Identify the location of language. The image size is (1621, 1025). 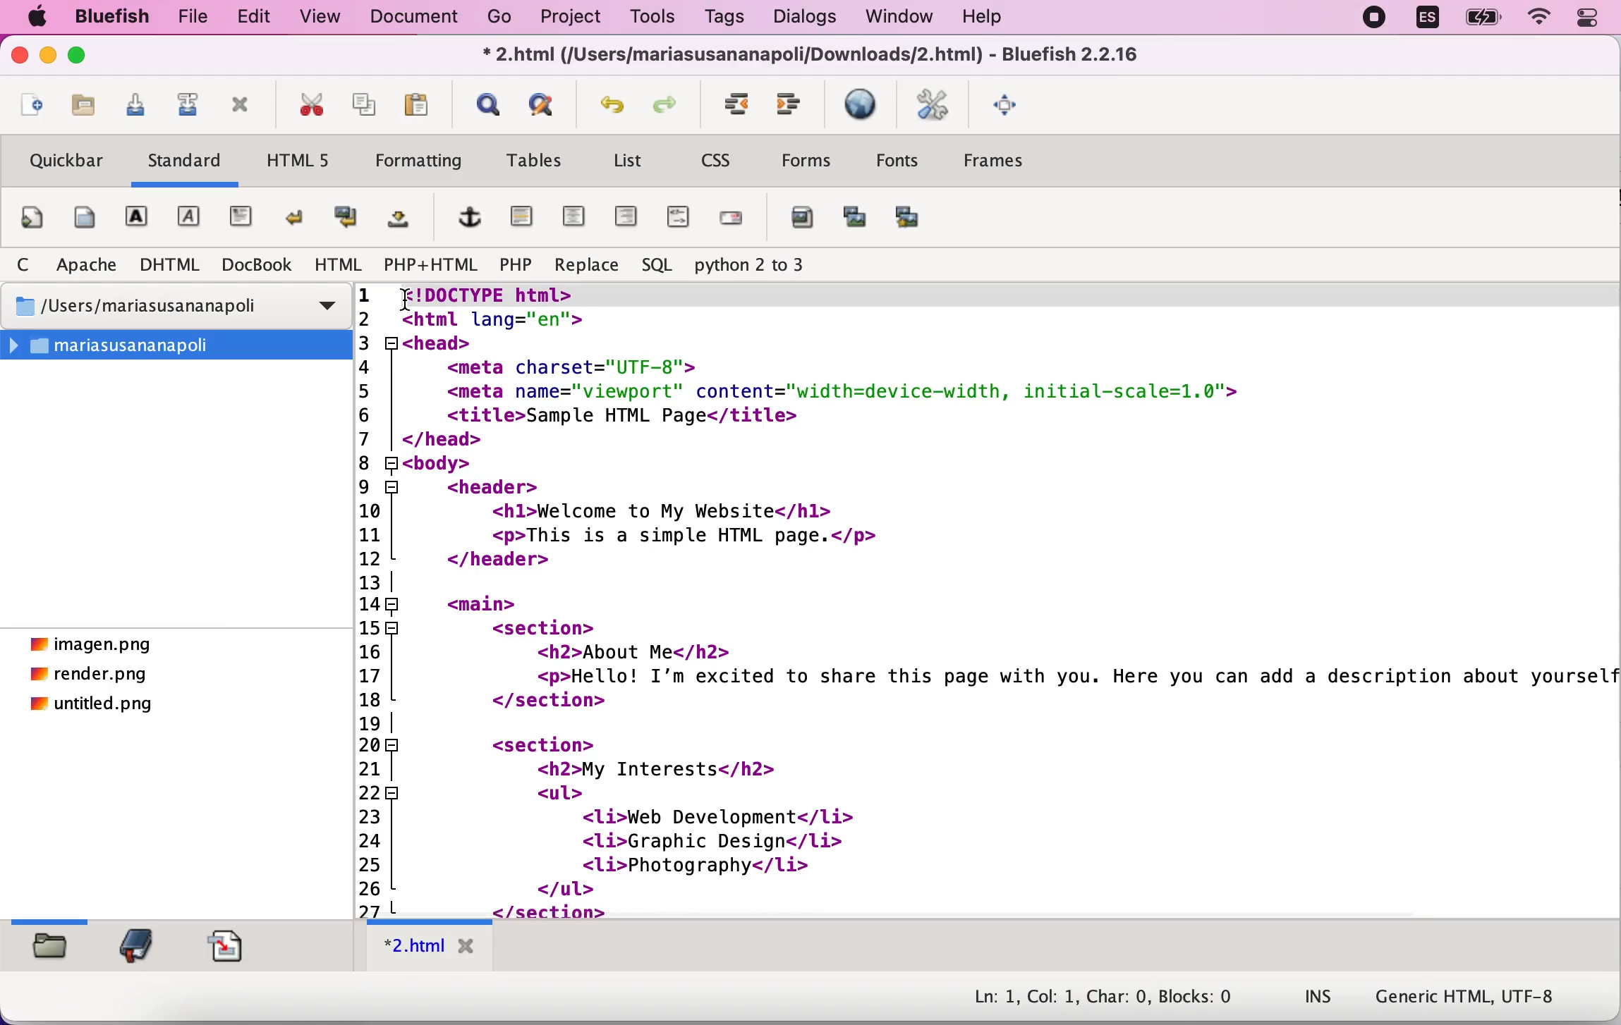
(1430, 21).